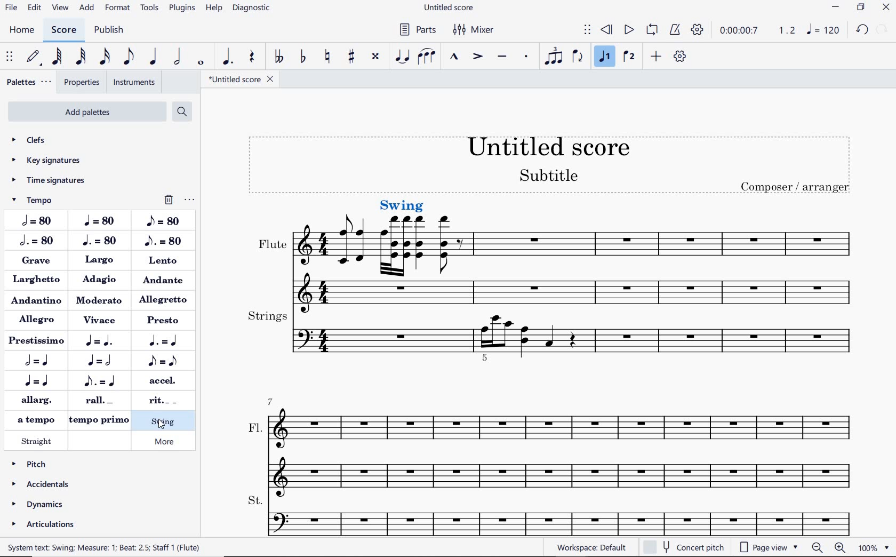  Describe the element at coordinates (553, 163) in the screenshot. I see `title` at that location.